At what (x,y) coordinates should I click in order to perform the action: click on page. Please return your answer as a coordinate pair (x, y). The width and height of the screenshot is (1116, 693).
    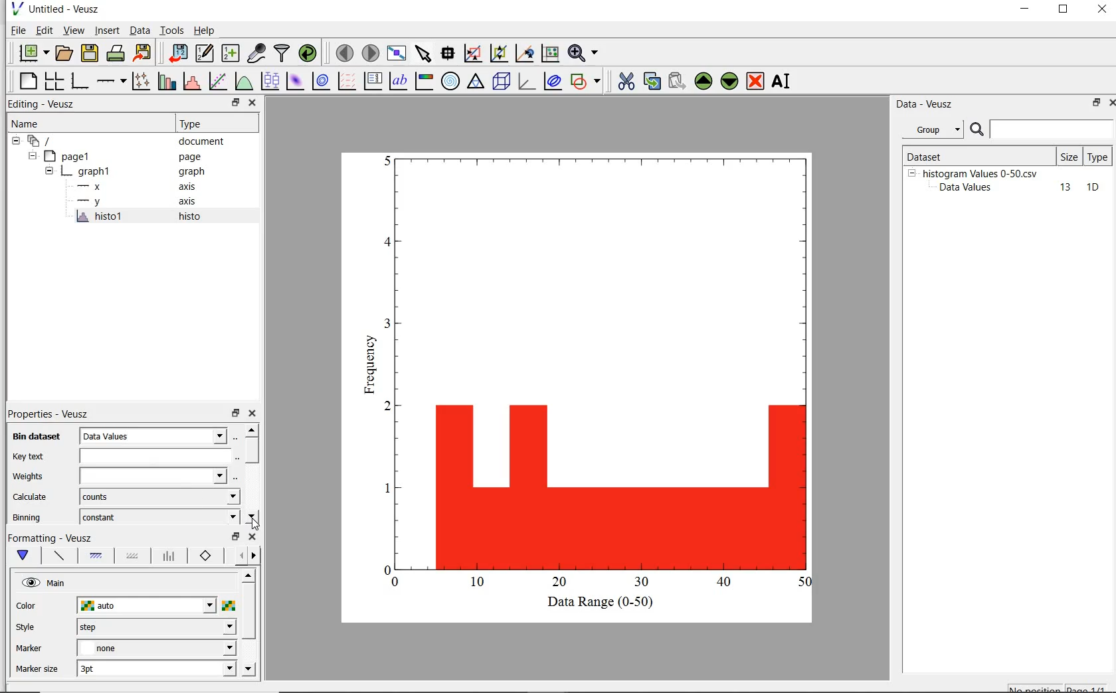
    Looking at the image, I should click on (197, 157).